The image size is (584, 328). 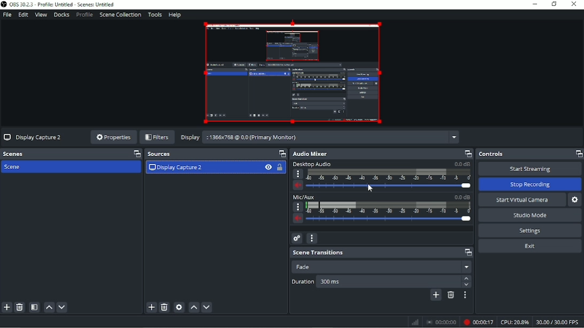 I want to click on Lock, so click(x=280, y=168).